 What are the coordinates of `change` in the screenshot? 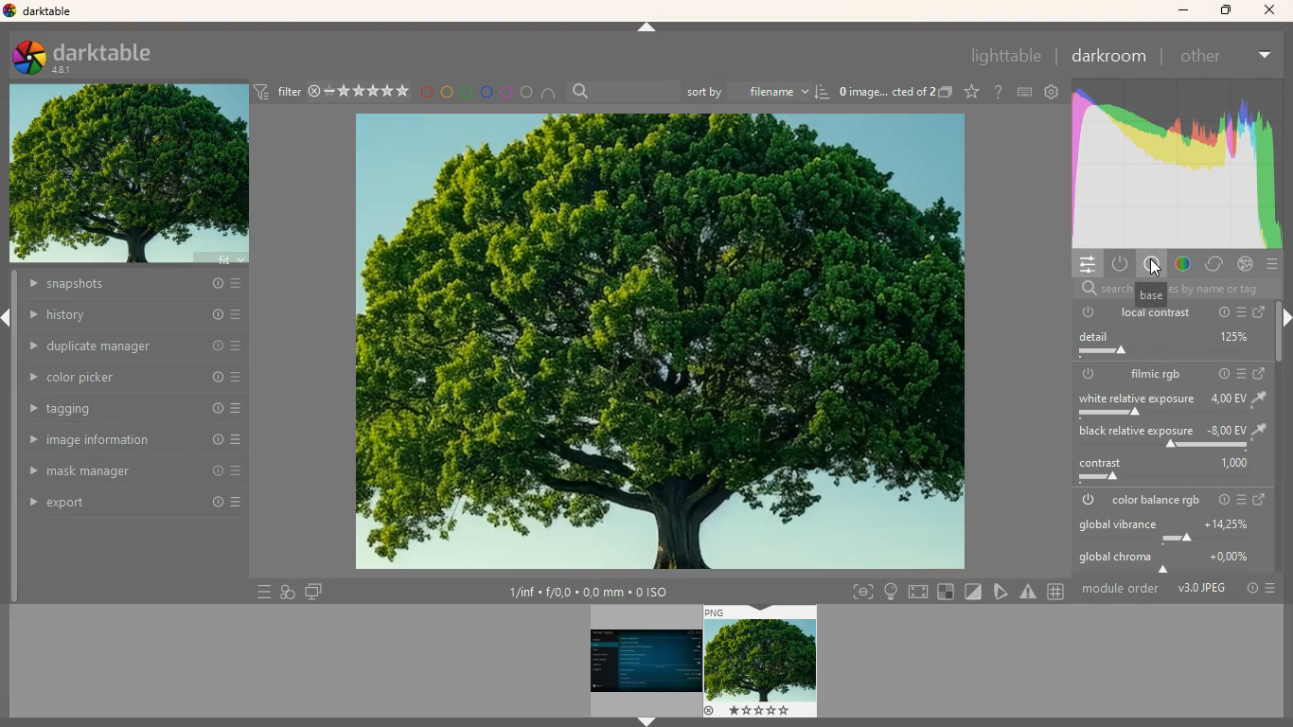 It's located at (1214, 265).